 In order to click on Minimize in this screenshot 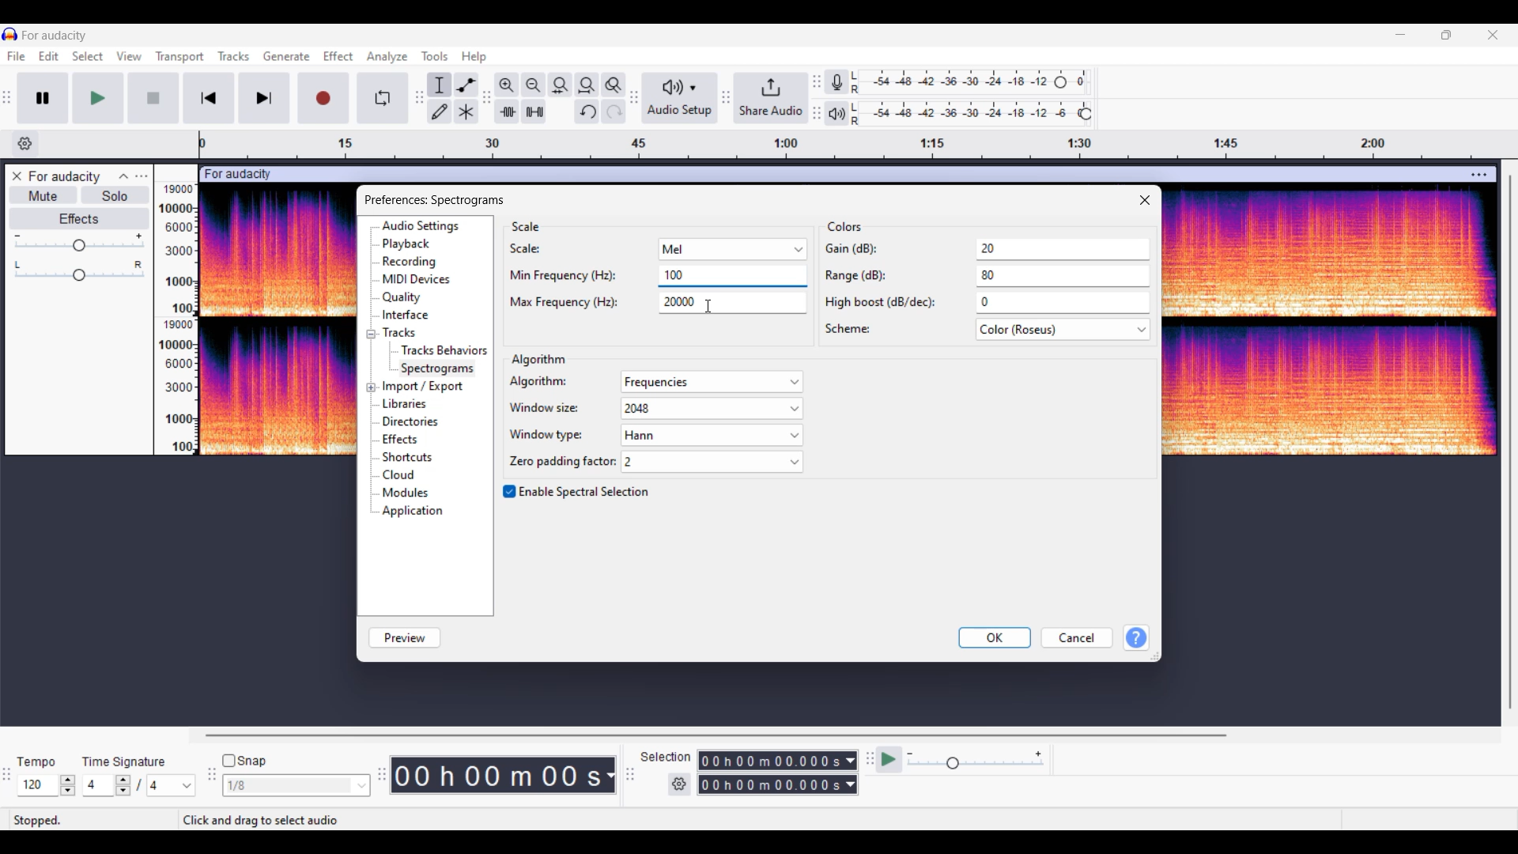, I will do `click(1401, 35)`.